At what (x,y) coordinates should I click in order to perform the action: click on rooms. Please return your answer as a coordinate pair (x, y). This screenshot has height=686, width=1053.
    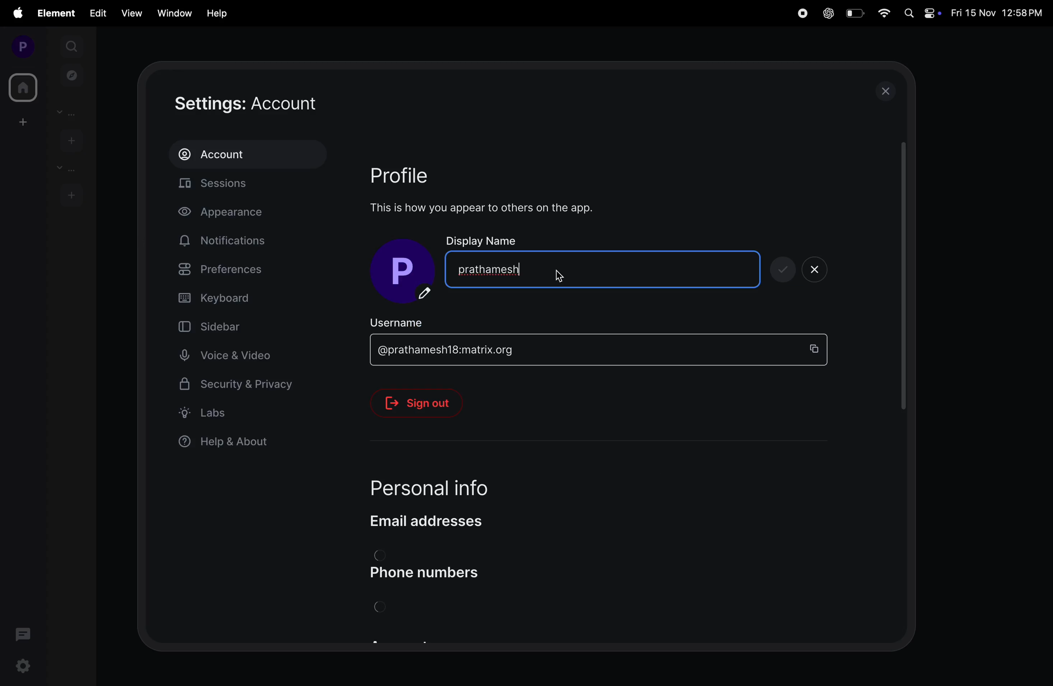
    Looking at the image, I should click on (65, 168).